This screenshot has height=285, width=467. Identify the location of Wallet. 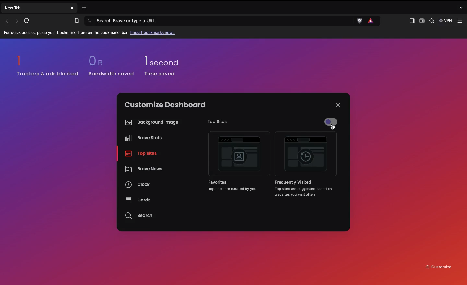
(421, 22).